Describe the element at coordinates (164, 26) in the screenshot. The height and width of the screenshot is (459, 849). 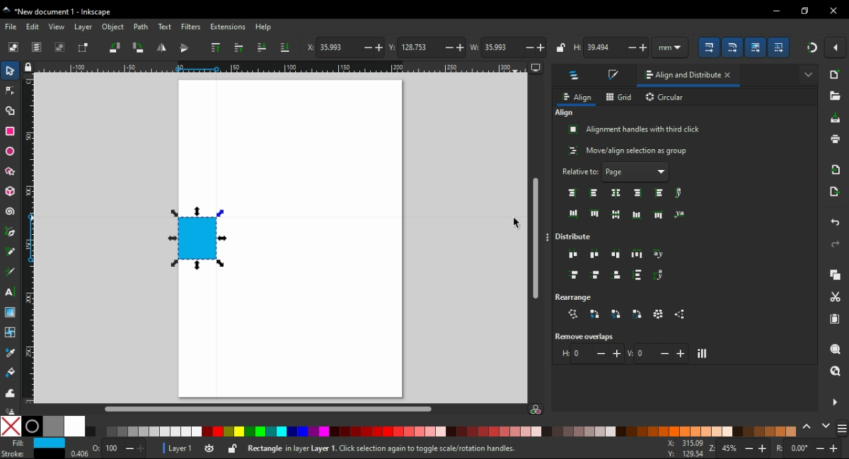
I see `text` at that location.